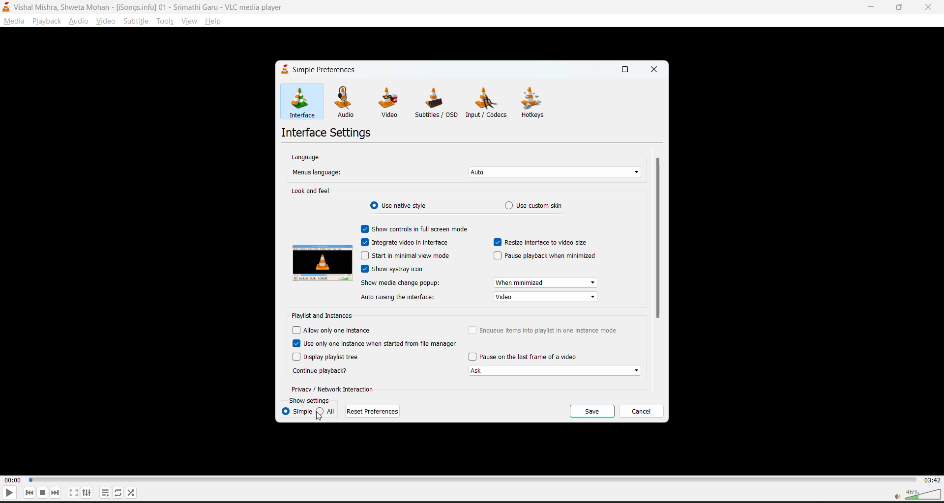  What do you see at coordinates (321, 315) in the screenshot?
I see `playlist and instance` at bounding box center [321, 315].